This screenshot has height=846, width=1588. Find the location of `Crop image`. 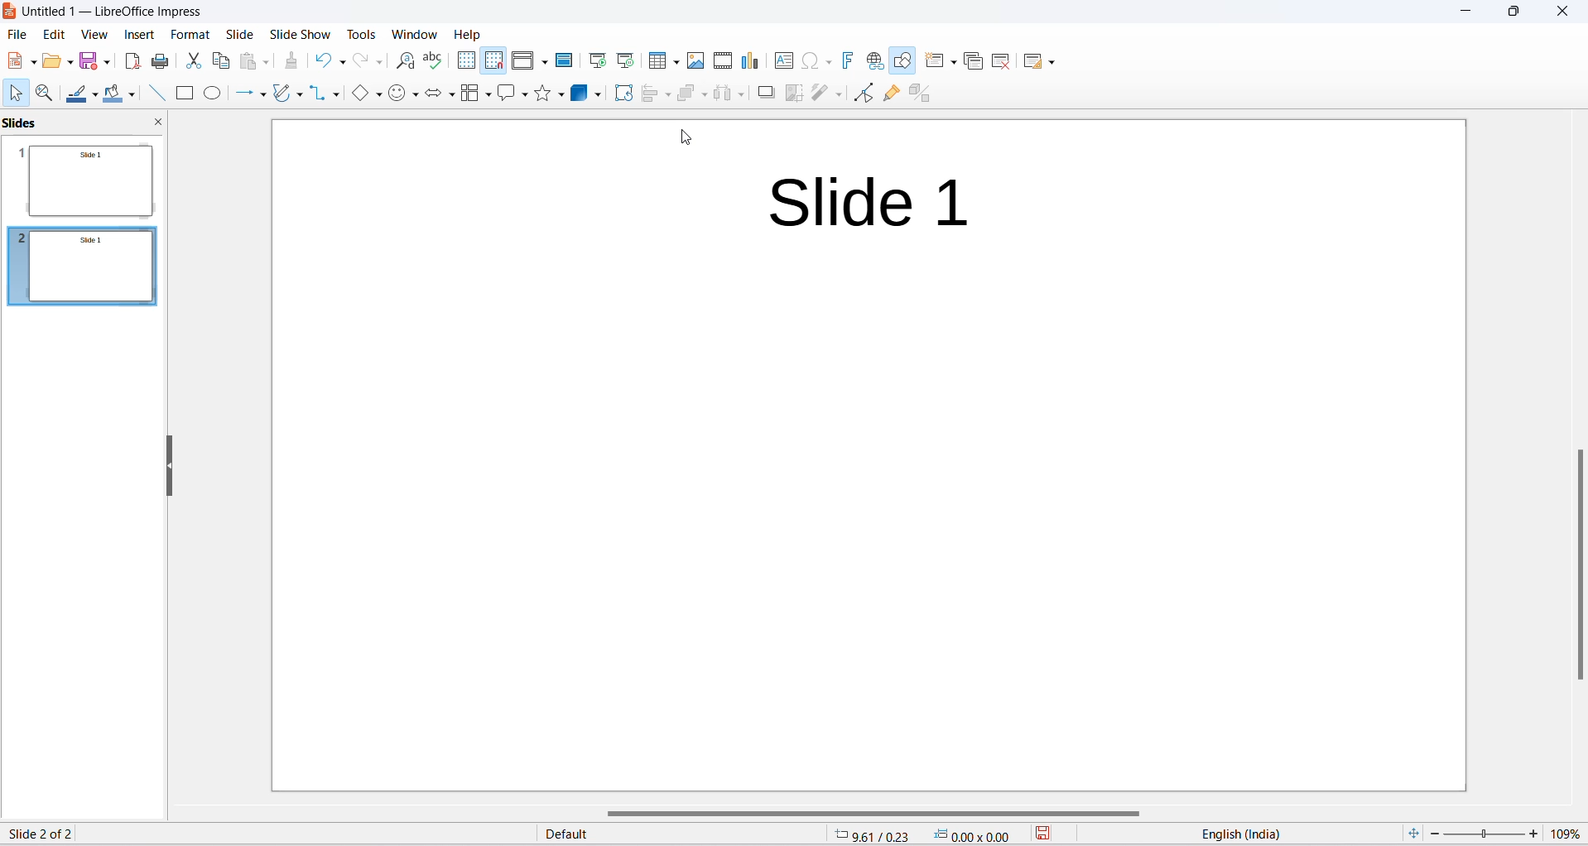

Crop image is located at coordinates (791, 96).